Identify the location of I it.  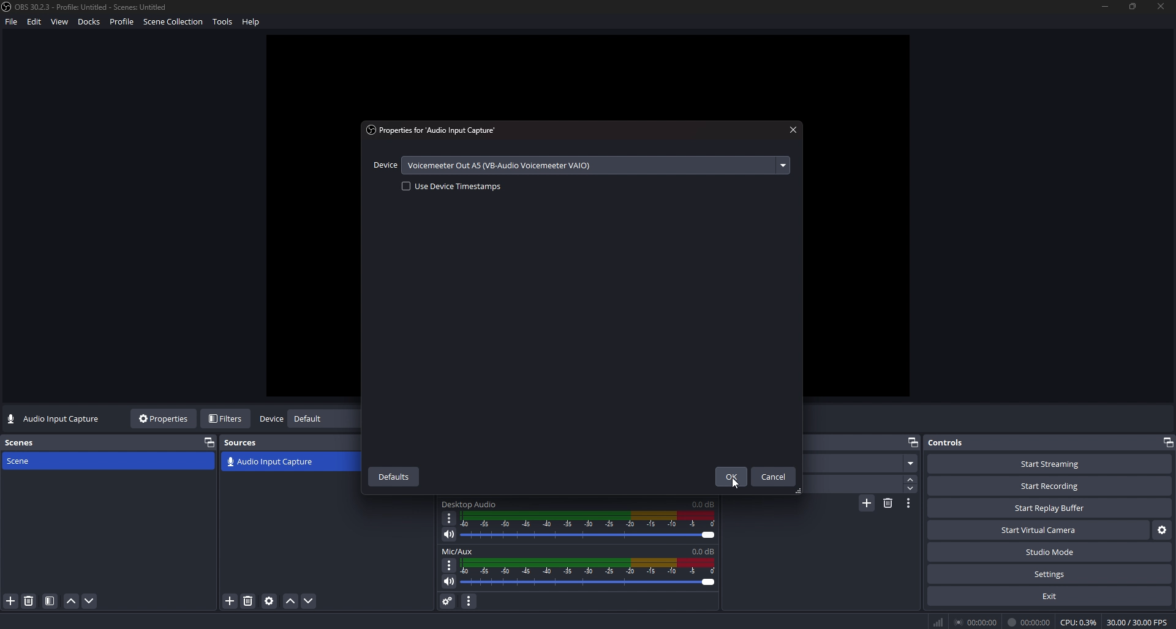
(1030, 622).